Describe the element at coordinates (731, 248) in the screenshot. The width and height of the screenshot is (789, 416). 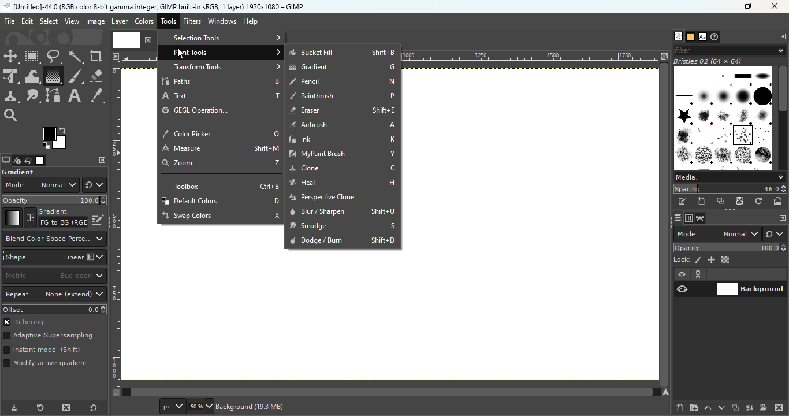
I see `Opacity` at that location.